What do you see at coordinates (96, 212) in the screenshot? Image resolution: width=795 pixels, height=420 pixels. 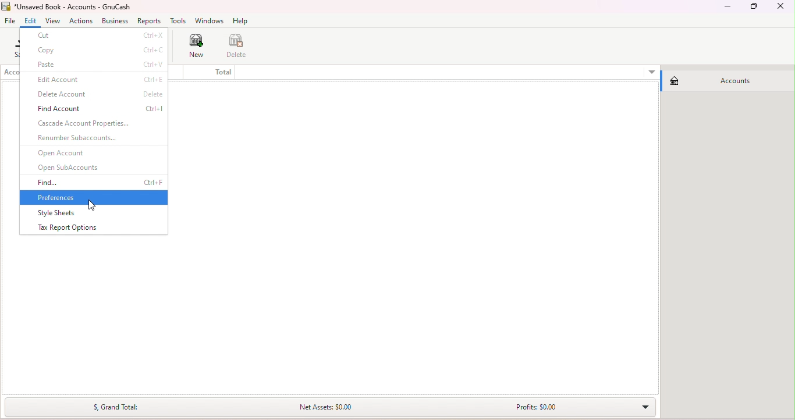 I see `Style sheets` at bounding box center [96, 212].